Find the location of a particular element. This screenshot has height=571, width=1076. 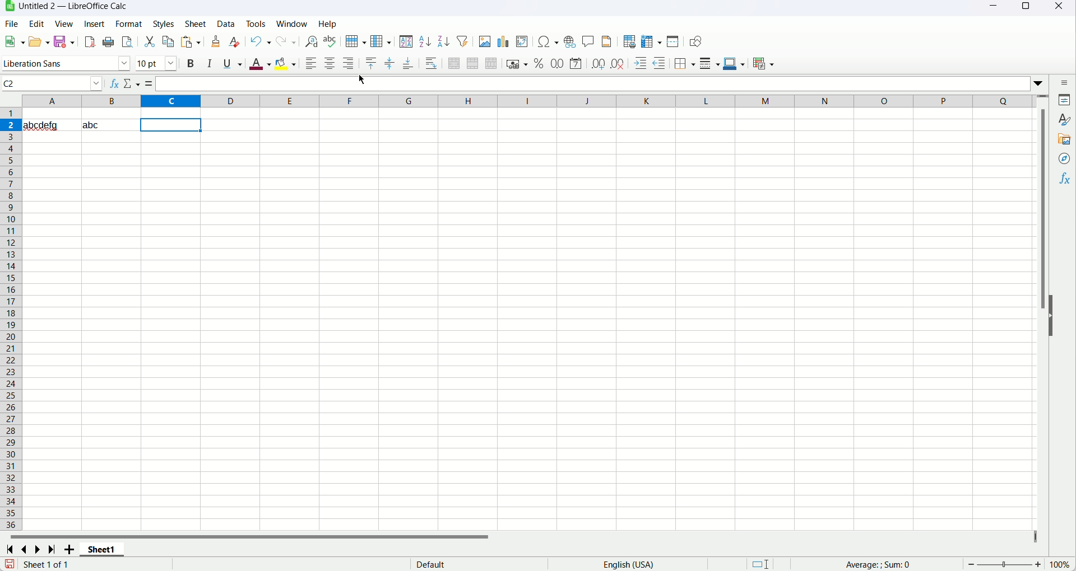

bold is located at coordinates (191, 64).